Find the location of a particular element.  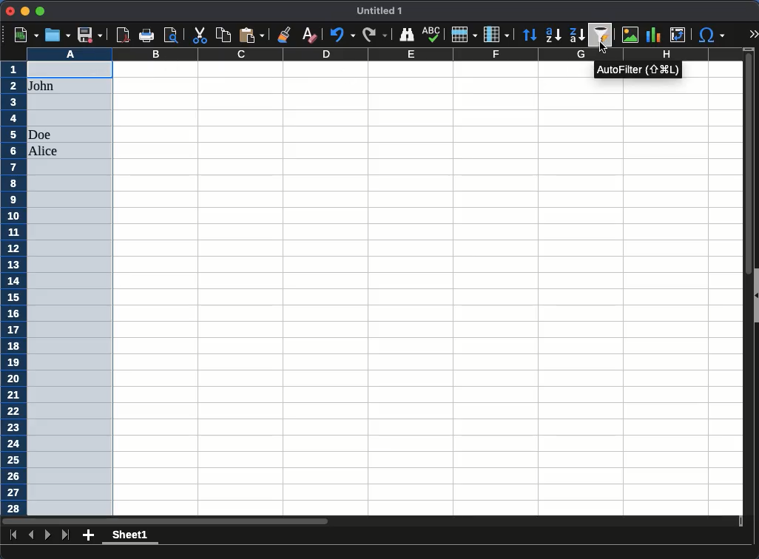

finder is located at coordinates (406, 35).